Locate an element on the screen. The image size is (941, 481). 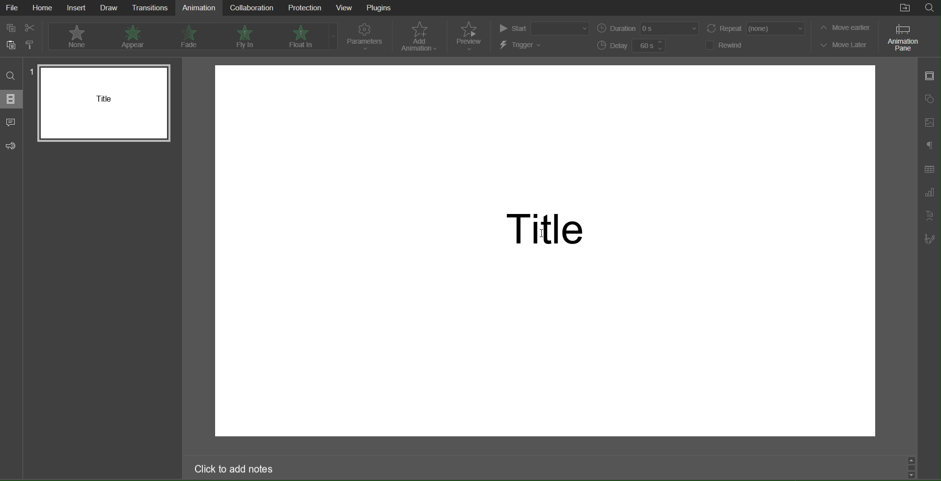
Repeat is located at coordinates (753, 28).